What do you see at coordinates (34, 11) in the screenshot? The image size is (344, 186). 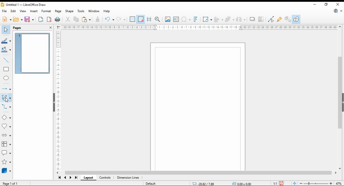 I see `insert` at bounding box center [34, 11].